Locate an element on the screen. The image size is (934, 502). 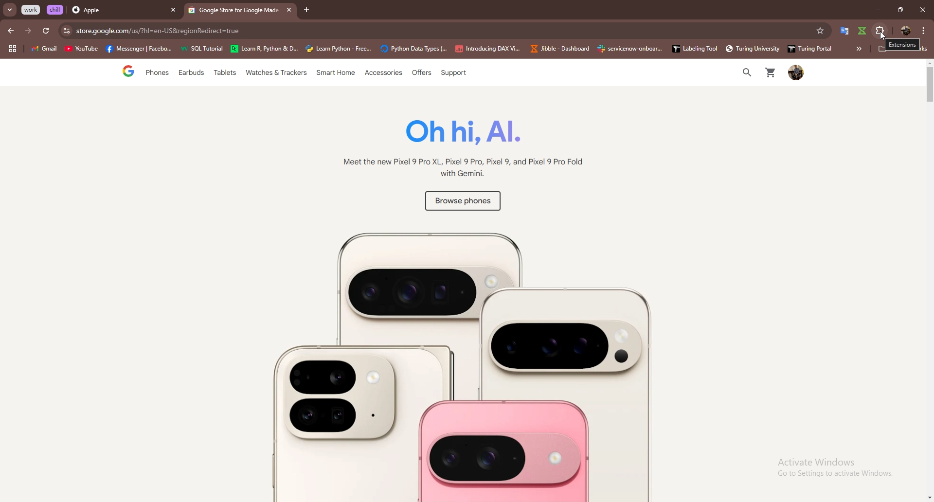
add tab is located at coordinates (307, 10).